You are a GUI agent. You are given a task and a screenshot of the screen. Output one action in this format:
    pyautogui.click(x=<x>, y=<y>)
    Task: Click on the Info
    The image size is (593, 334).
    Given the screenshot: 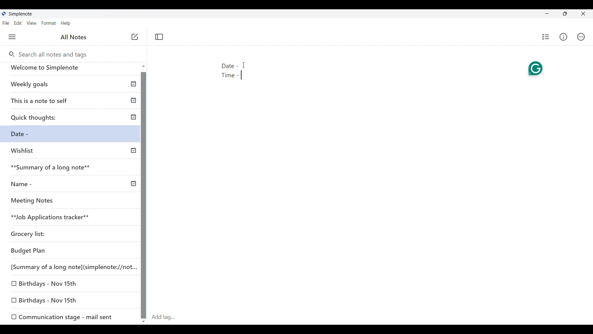 What is the action you would take?
    pyautogui.click(x=563, y=37)
    